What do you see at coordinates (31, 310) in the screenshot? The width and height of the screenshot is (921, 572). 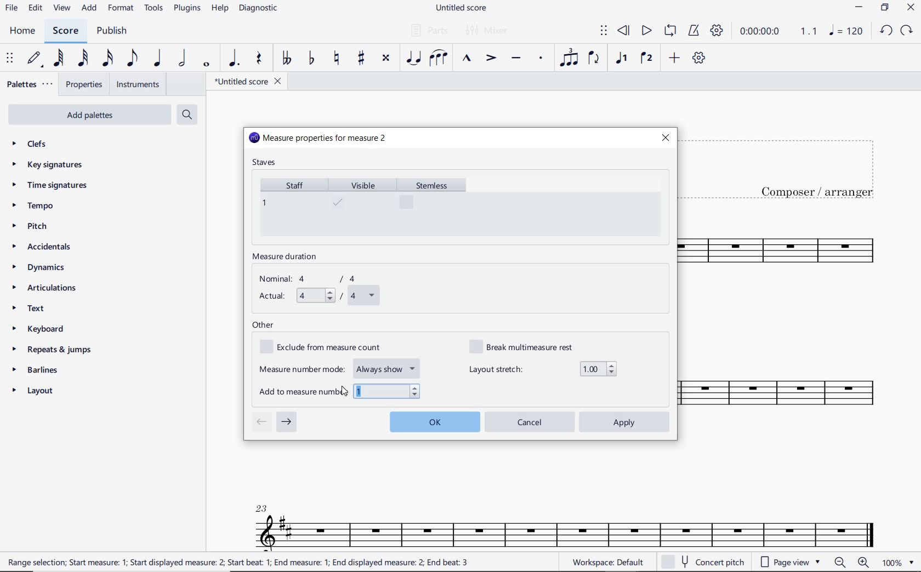 I see `TEXT` at bounding box center [31, 310].